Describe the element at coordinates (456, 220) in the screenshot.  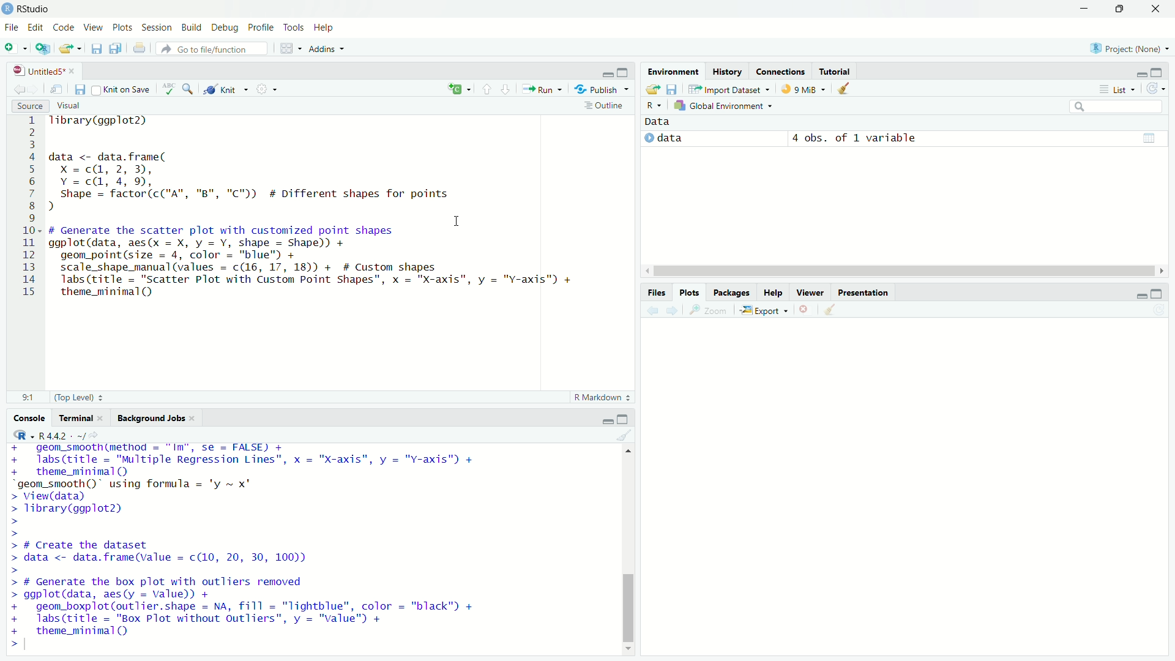
I see `cursor` at that location.